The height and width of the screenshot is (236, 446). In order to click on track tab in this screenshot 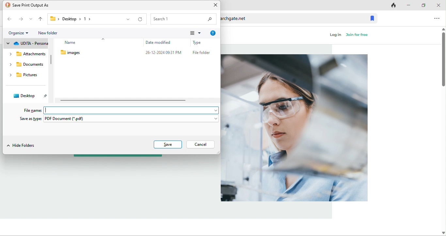, I will do `click(391, 5)`.